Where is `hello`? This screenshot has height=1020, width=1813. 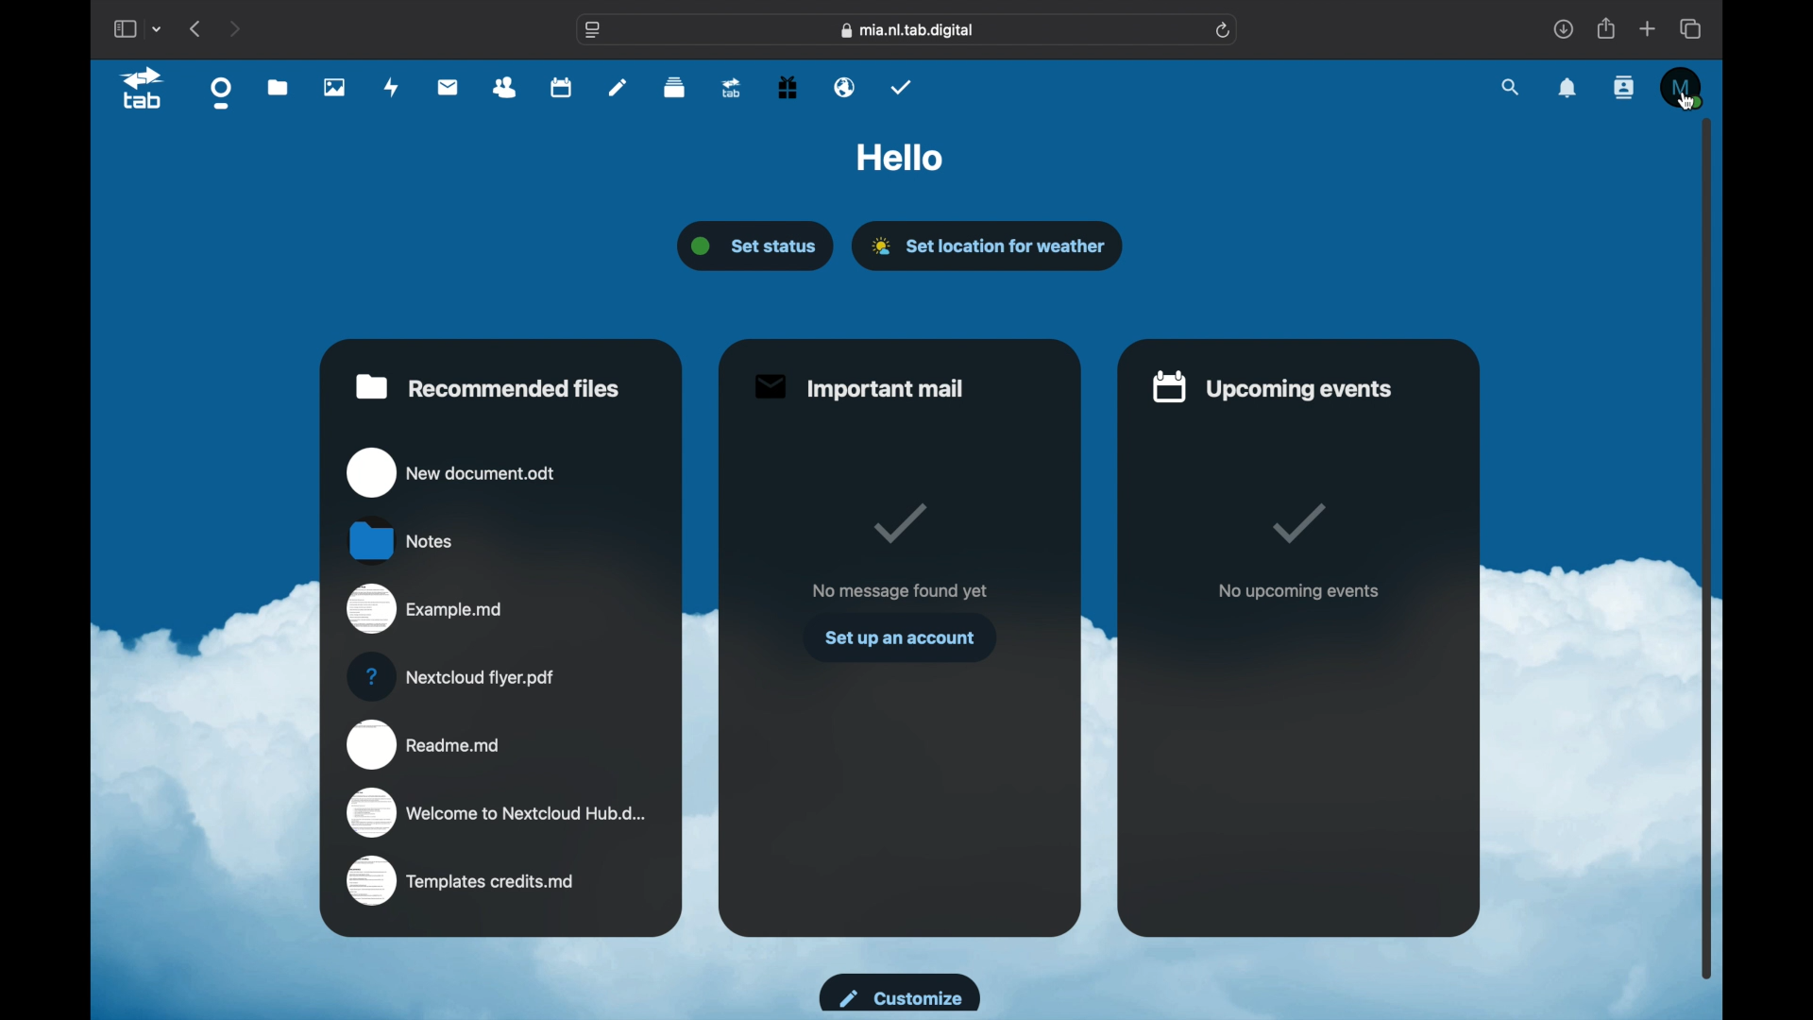
hello is located at coordinates (902, 156).